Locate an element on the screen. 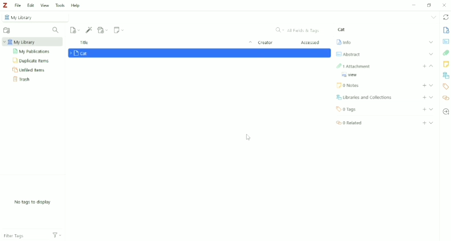 This screenshot has width=451, height=241. Minimize is located at coordinates (413, 5).